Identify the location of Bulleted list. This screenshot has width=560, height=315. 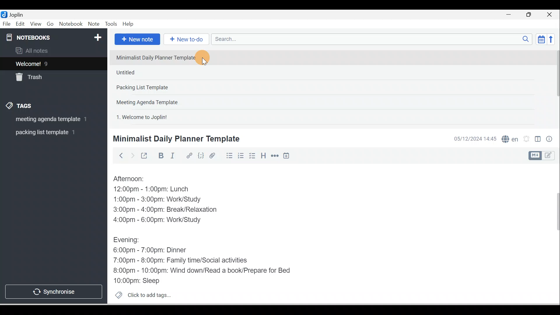
(228, 155).